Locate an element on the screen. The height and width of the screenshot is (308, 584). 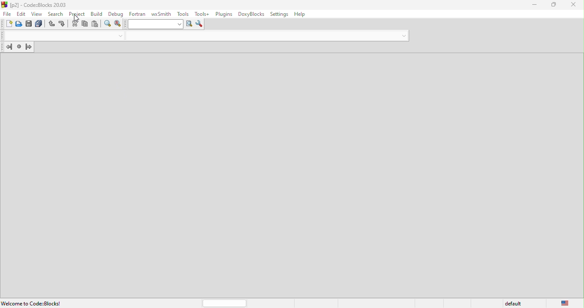
find is located at coordinates (108, 25).